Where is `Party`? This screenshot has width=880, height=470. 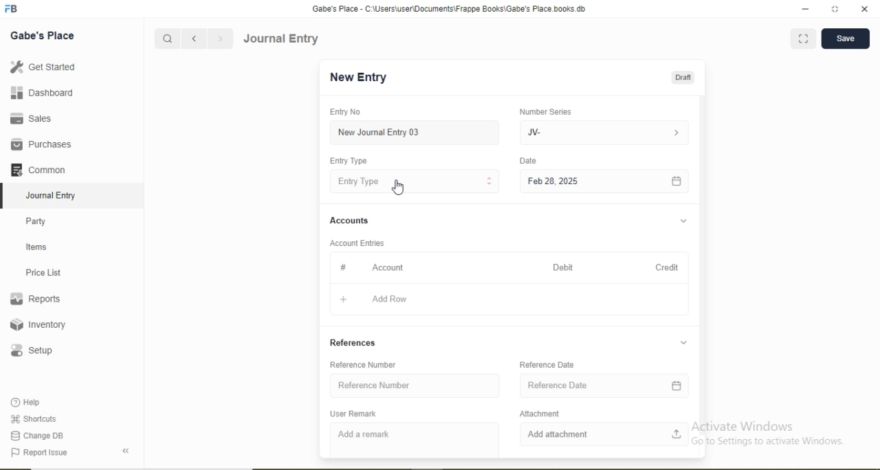 Party is located at coordinates (36, 223).